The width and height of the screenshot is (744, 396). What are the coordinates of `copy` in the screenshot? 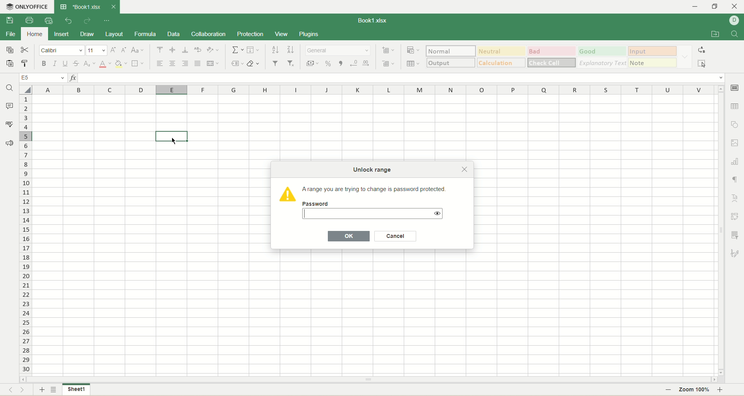 It's located at (11, 50).